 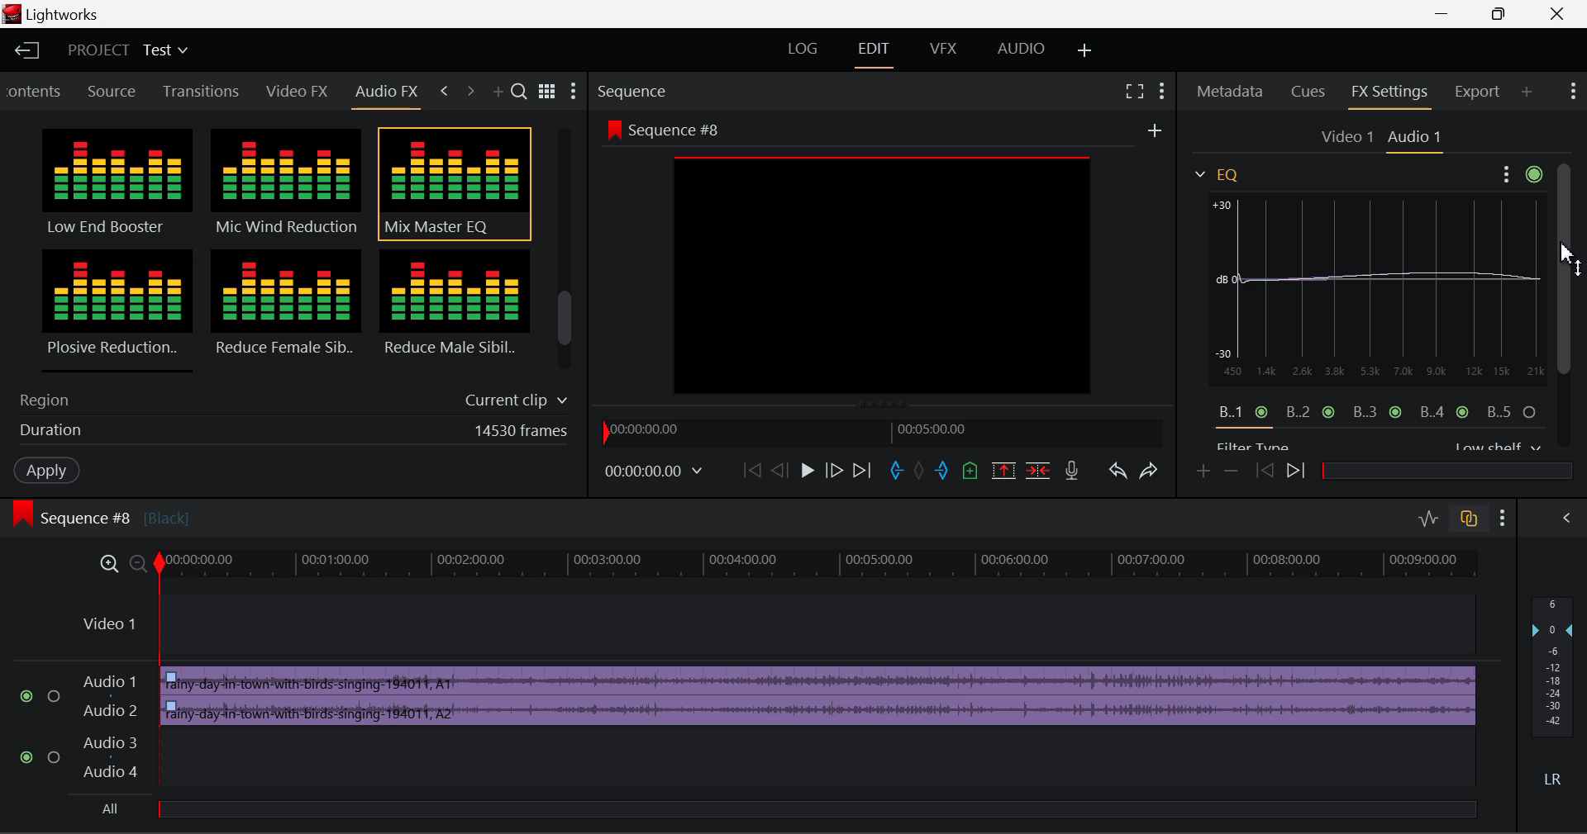 I want to click on Search, so click(x=522, y=92).